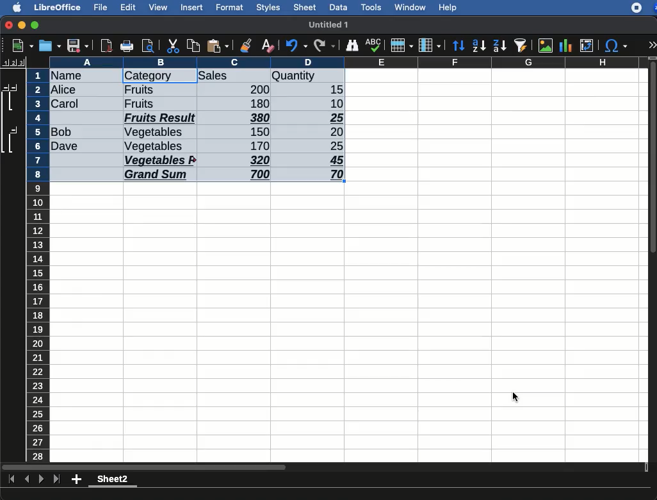  What do you see at coordinates (654, 259) in the screenshot?
I see `scroll` at bounding box center [654, 259].